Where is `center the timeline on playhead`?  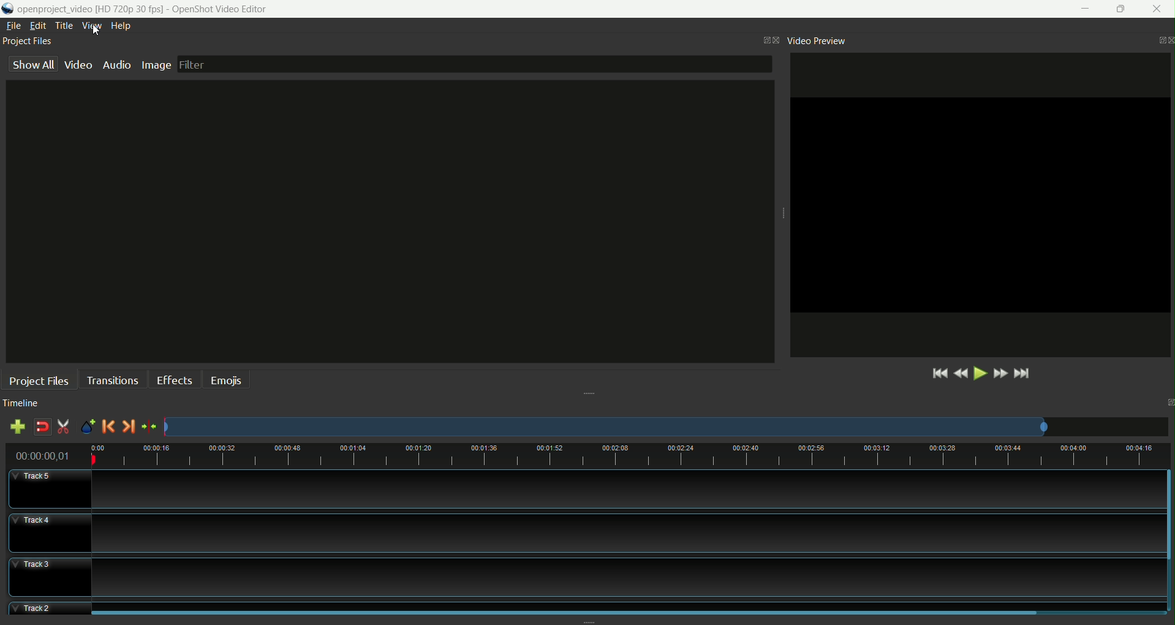
center the timeline on playhead is located at coordinates (151, 427).